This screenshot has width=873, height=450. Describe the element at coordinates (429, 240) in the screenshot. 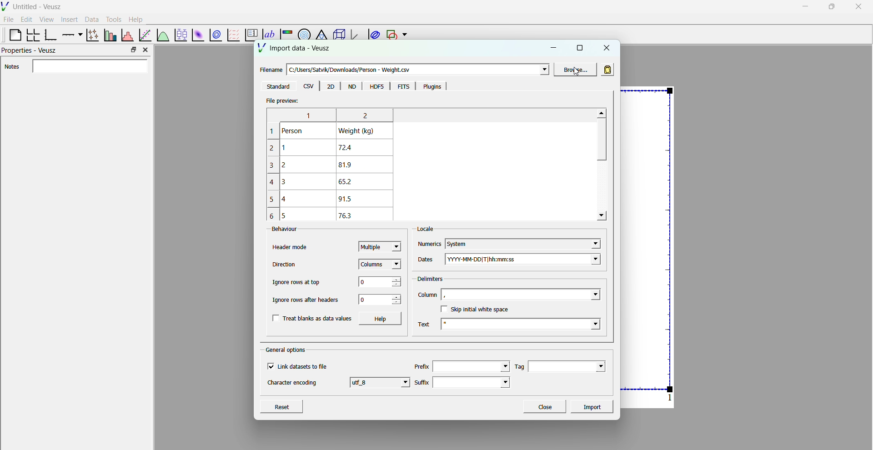

I see `Numerics` at that location.